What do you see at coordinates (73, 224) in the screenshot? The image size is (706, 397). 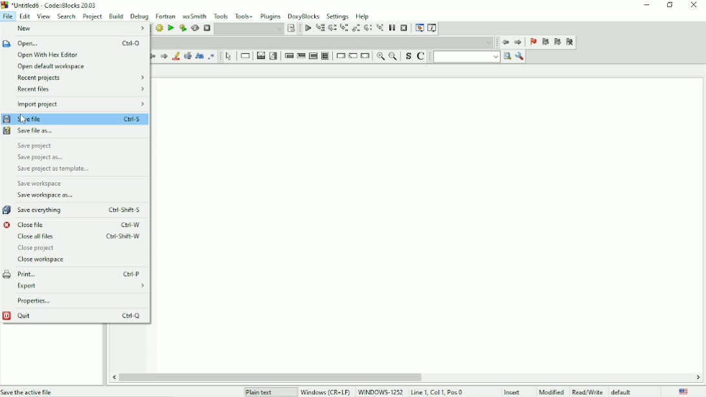 I see `Close file` at bounding box center [73, 224].